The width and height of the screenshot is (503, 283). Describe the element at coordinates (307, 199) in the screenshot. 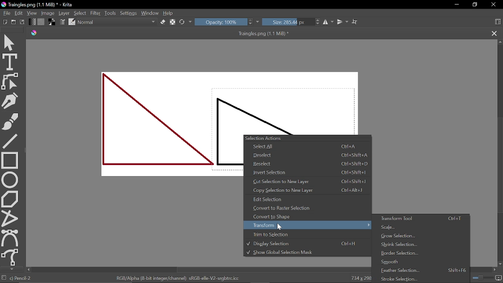

I see `Edit selection` at that location.